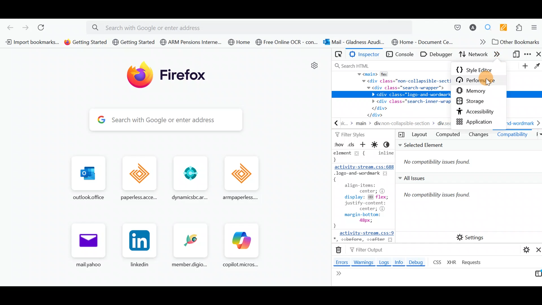  I want to click on CSS, so click(436, 262).